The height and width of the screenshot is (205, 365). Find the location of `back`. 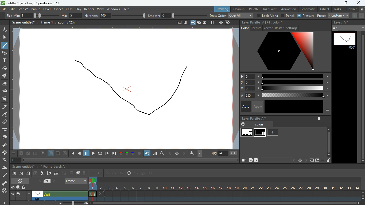

back is located at coordinates (64, 173).